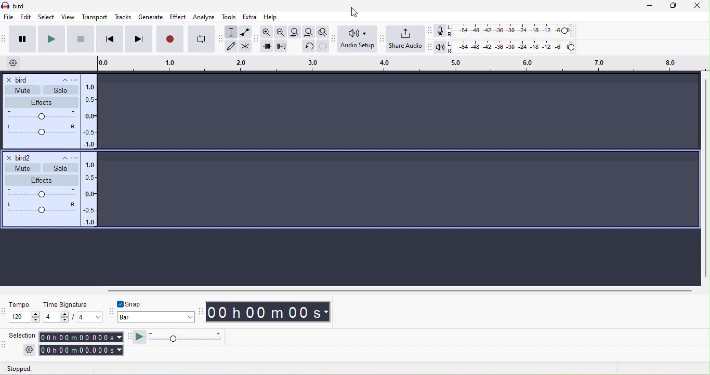 The width and height of the screenshot is (710, 375). What do you see at coordinates (133, 304) in the screenshot?
I see `snap` at bounding box center [133, 304].